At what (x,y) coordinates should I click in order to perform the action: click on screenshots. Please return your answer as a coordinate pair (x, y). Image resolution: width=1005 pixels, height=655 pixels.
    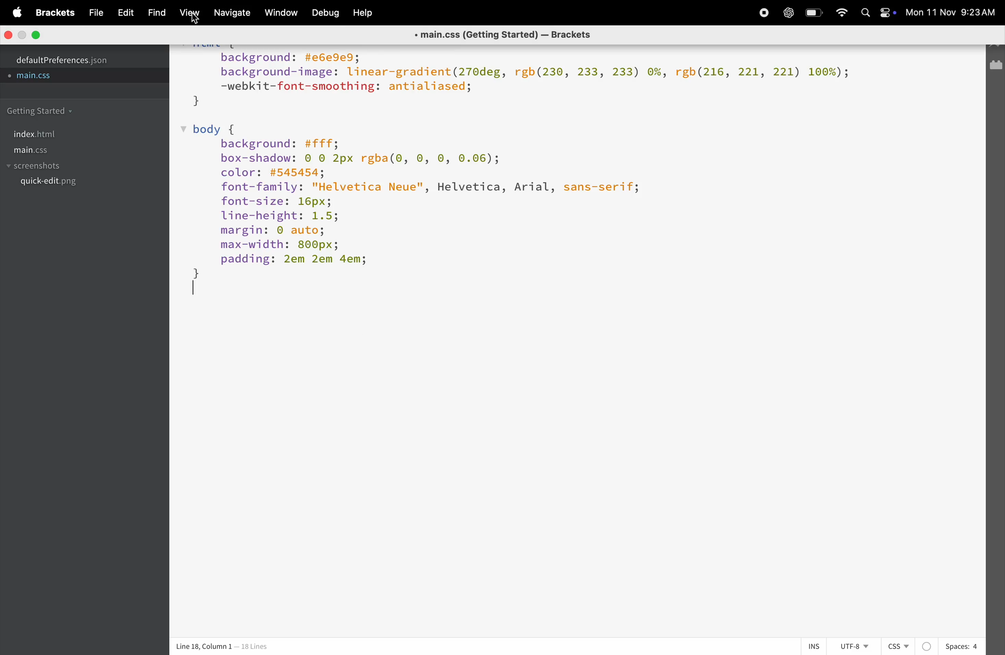
    Looking at the image, I should click on (37, 167).